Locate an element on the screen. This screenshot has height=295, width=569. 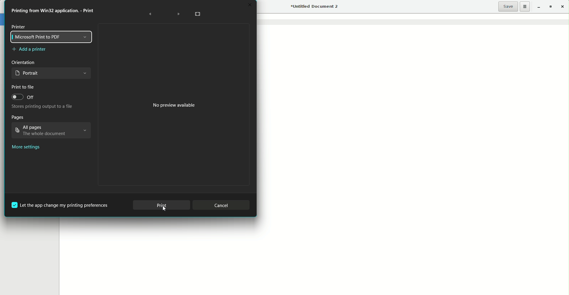
Portrait is located at coordinates (52, 74).